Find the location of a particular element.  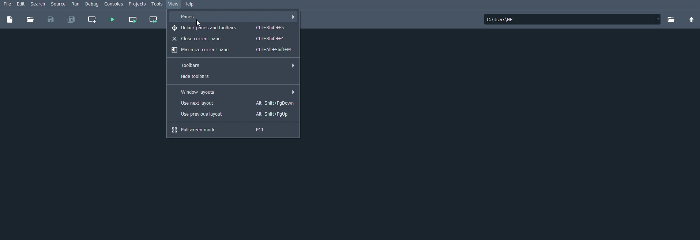

Fullscreen mode is located at coordinates (226, 130).